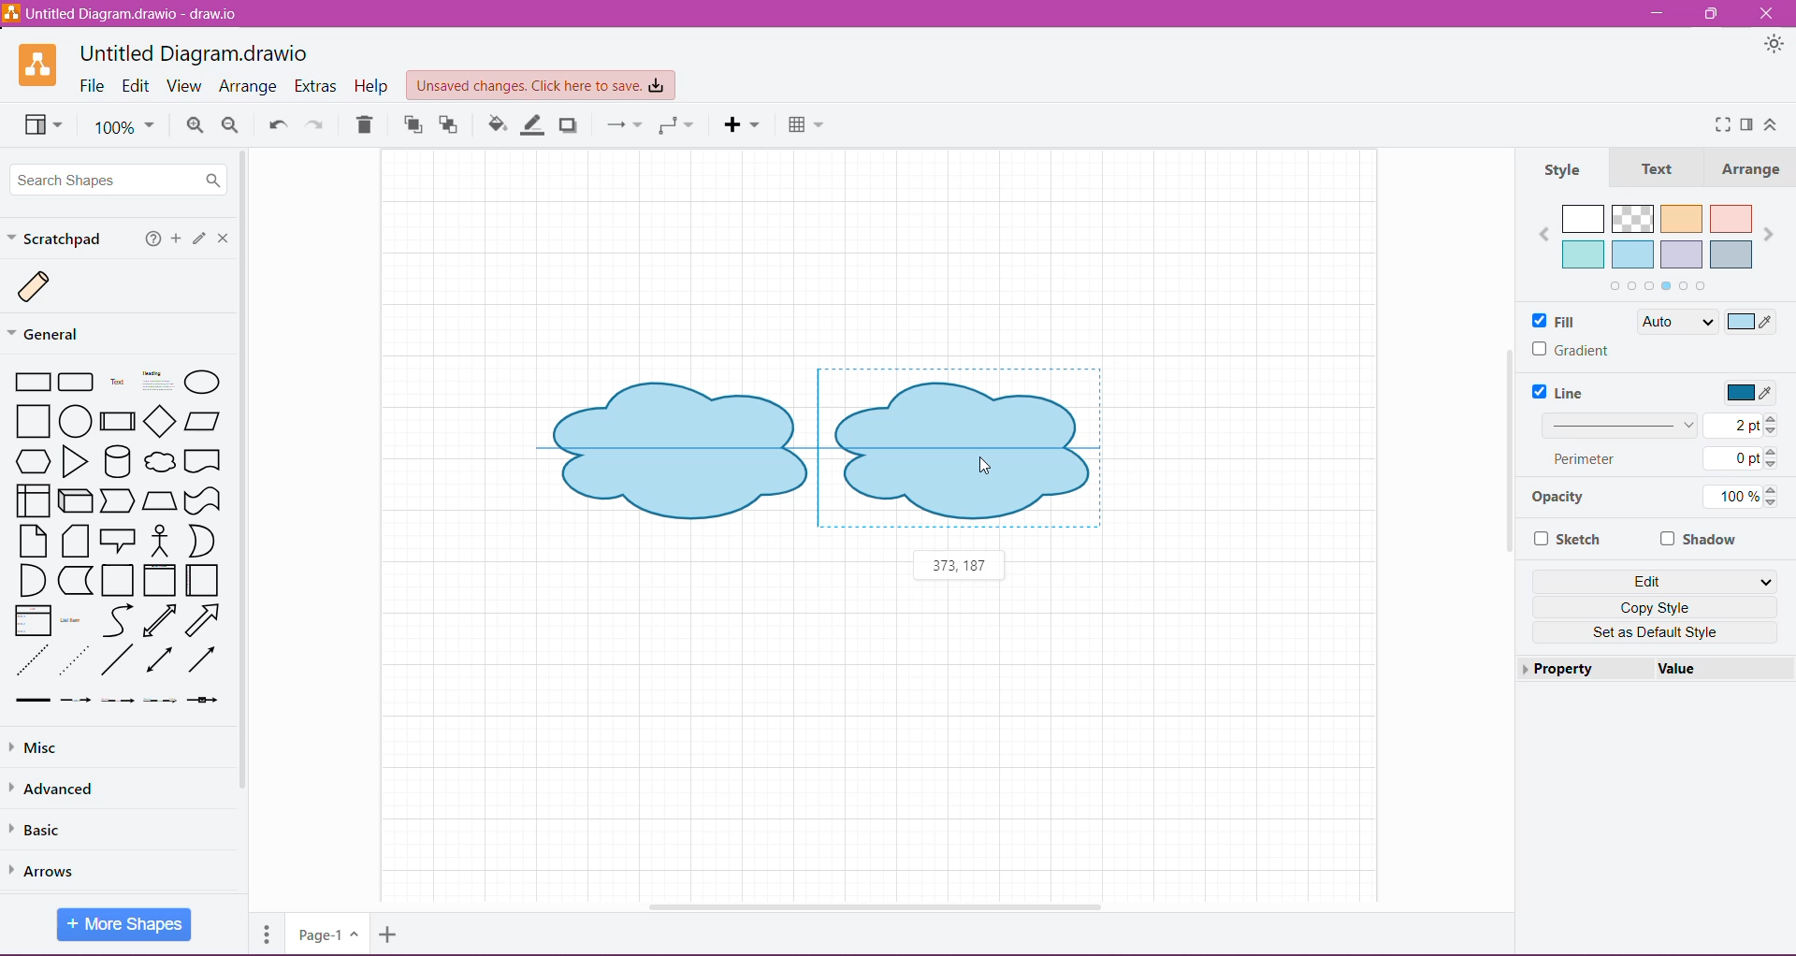 Image resolution: width=1796 pixels, height=956 pixels. What do you see at coordinates (123, 540) in the screenshot?
I see `Available Shapes` at bounding box center [123, 540].